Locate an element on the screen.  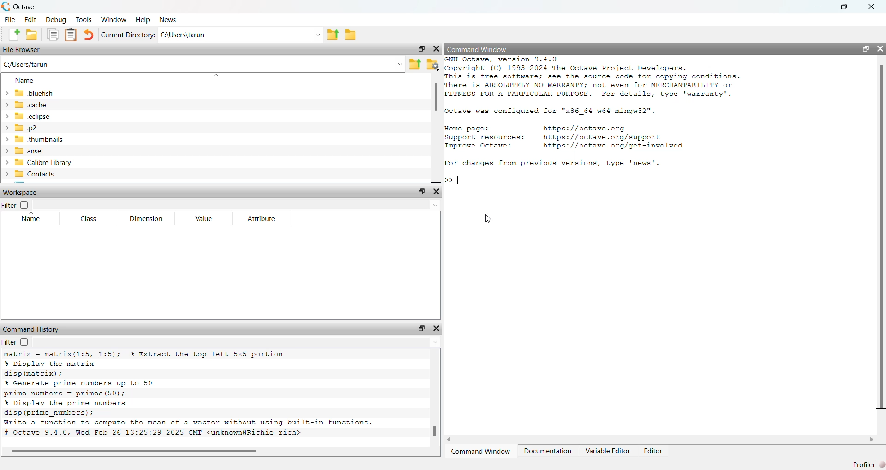
.cache is located at coordinates (30, 105).